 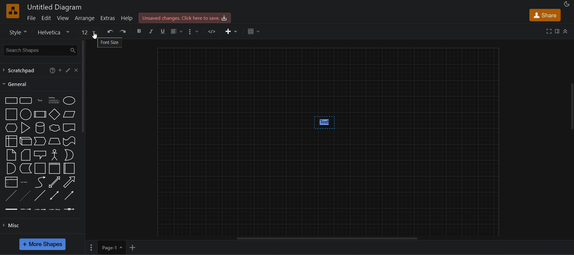 What do you see at coordinates (139, 31) in the screenshot?
I see `bold` at bounding box center [139, 31].